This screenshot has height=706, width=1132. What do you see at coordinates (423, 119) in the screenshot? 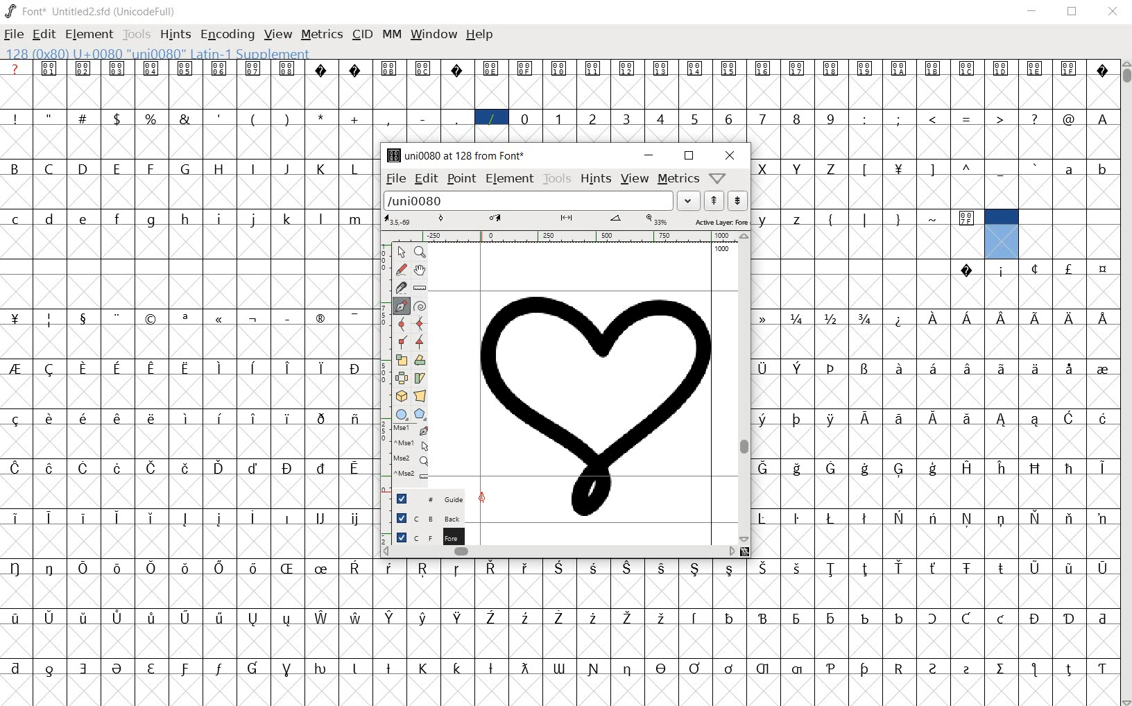
I see `glyph` at bounding box center [423, 119].